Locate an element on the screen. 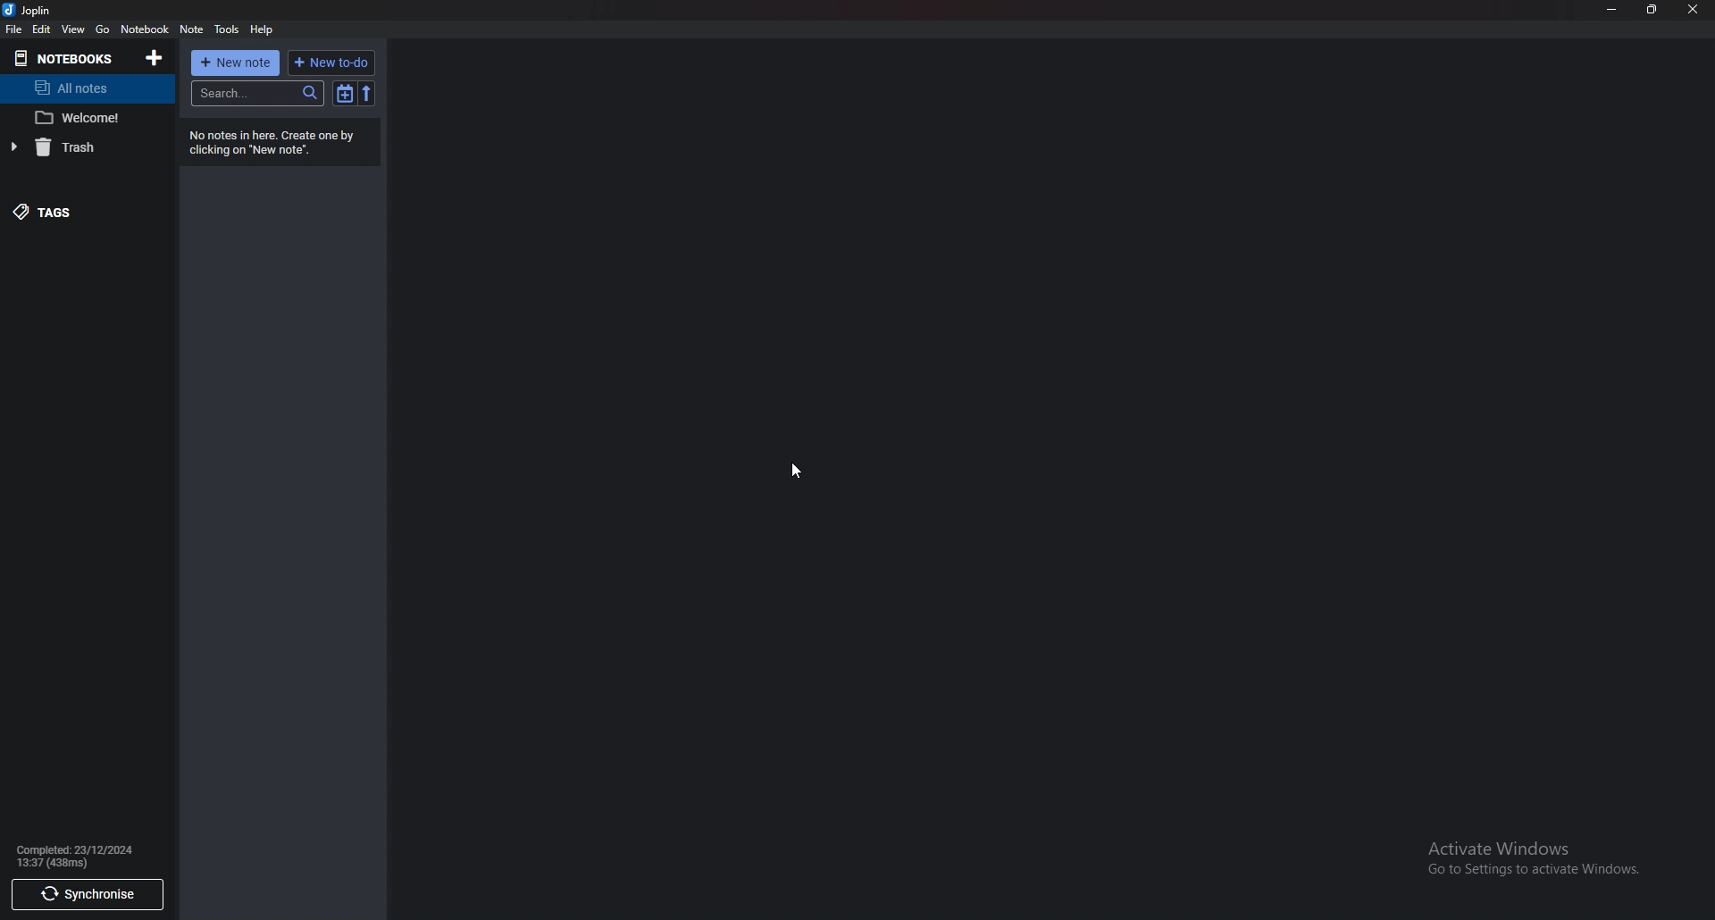 This screenshot has width=1715, height=920. Search is located at coordinates (259, 92).